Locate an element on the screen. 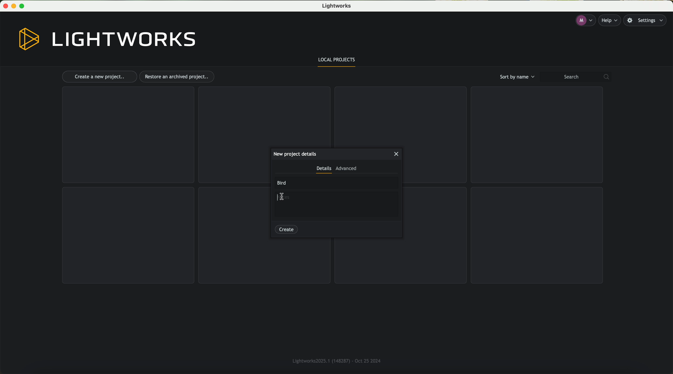 This screenshot has height=374, width=673. grid is located at coordinates (263, 116).